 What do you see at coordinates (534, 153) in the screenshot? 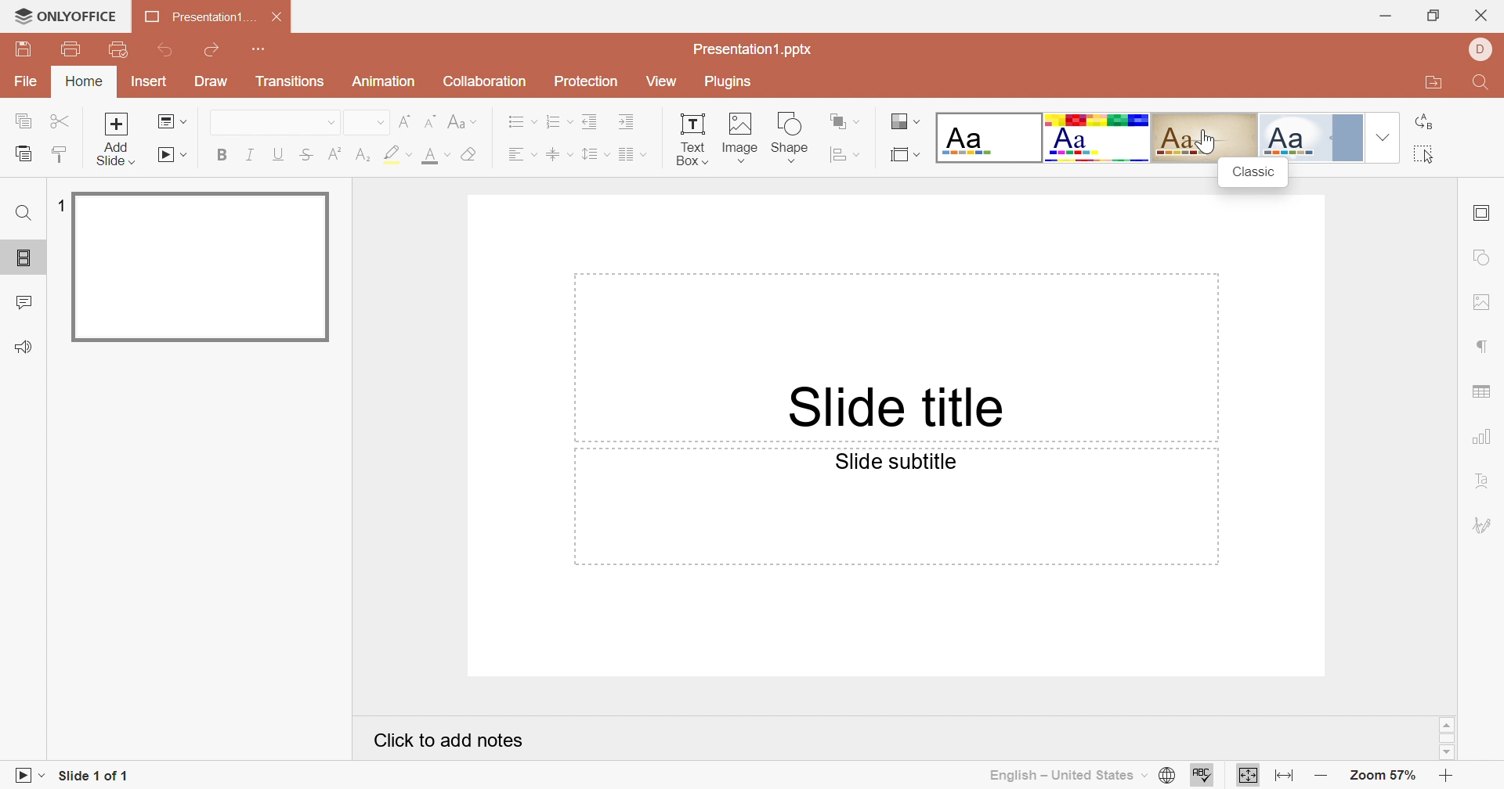
I see `Drop Down` at bounding box center [534, 153].